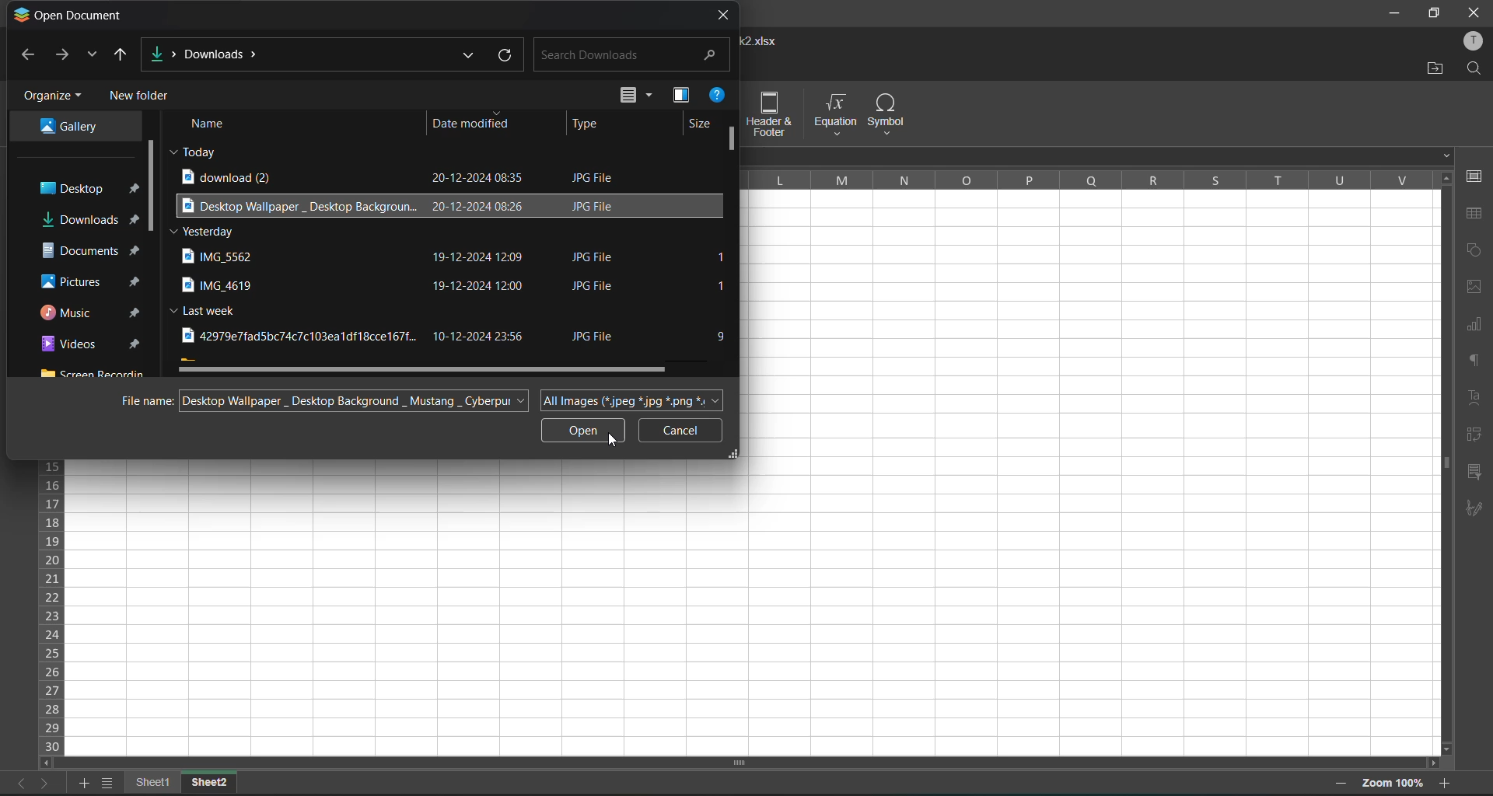 The image size is (1493, 796). I want to click on paragraph, so click(1477, 365).